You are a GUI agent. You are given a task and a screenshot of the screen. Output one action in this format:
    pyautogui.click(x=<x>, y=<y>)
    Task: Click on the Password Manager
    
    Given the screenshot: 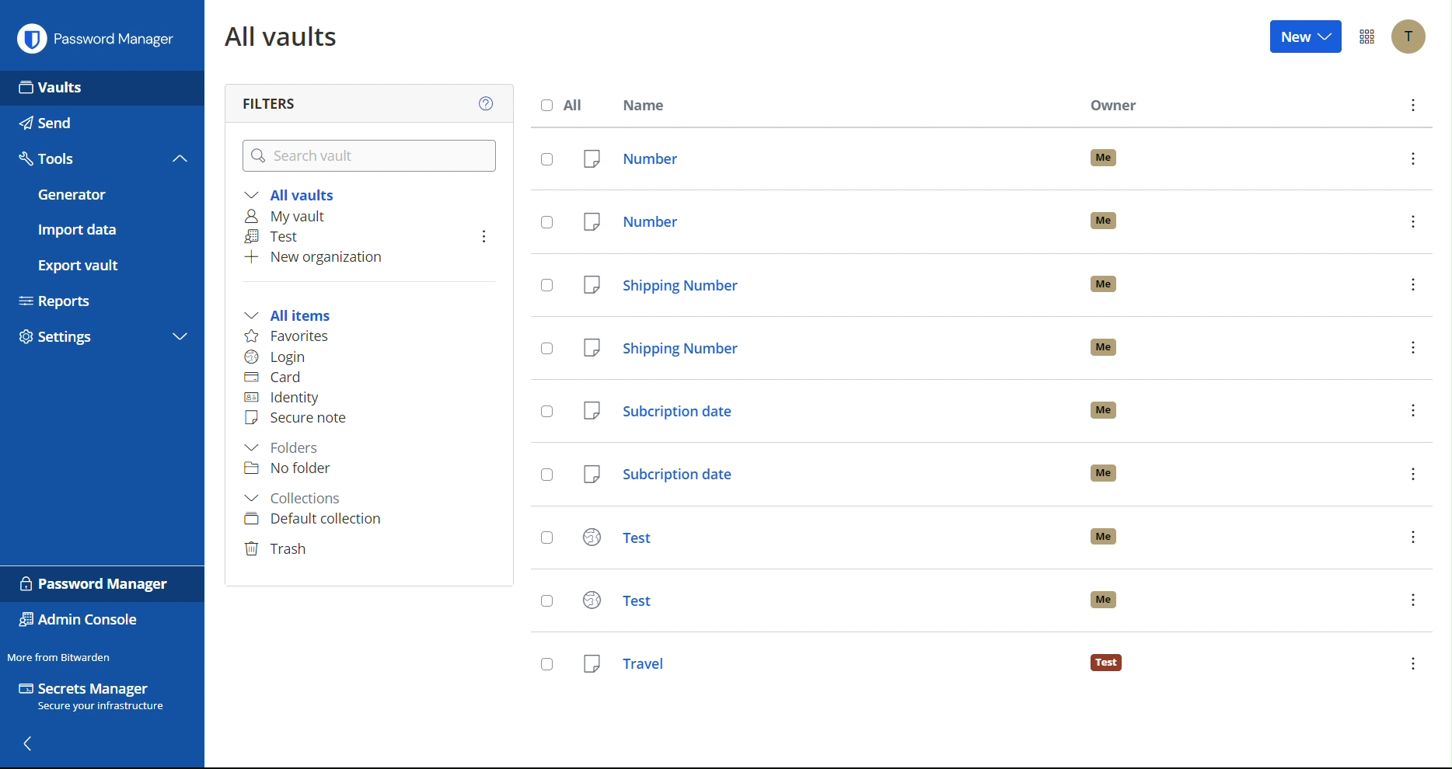 What is the action you would take?
    pyautogui.click(x=96, y=37)
    